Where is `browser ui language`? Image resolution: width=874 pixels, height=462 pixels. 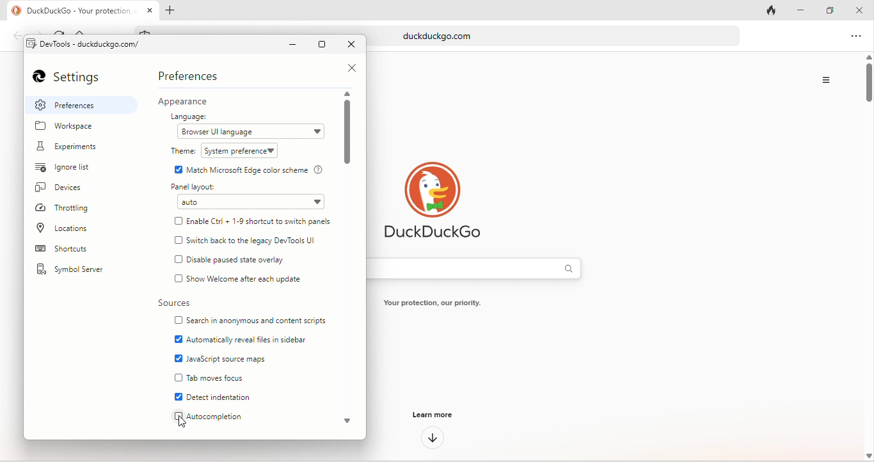
browser ui language is located at coordinates (249, 132).